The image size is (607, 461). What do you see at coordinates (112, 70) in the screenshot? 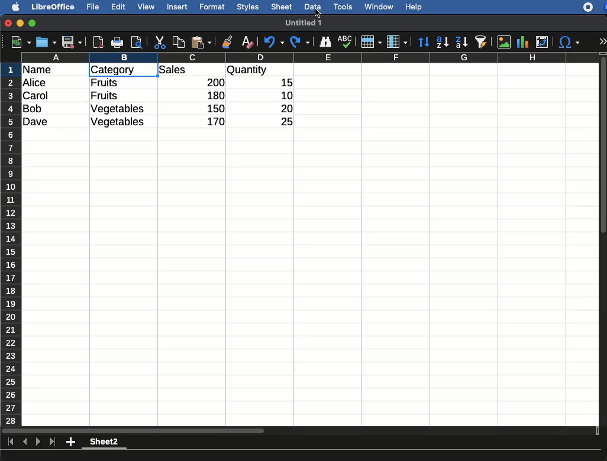
I see `category` at bounding box center [112, 70].